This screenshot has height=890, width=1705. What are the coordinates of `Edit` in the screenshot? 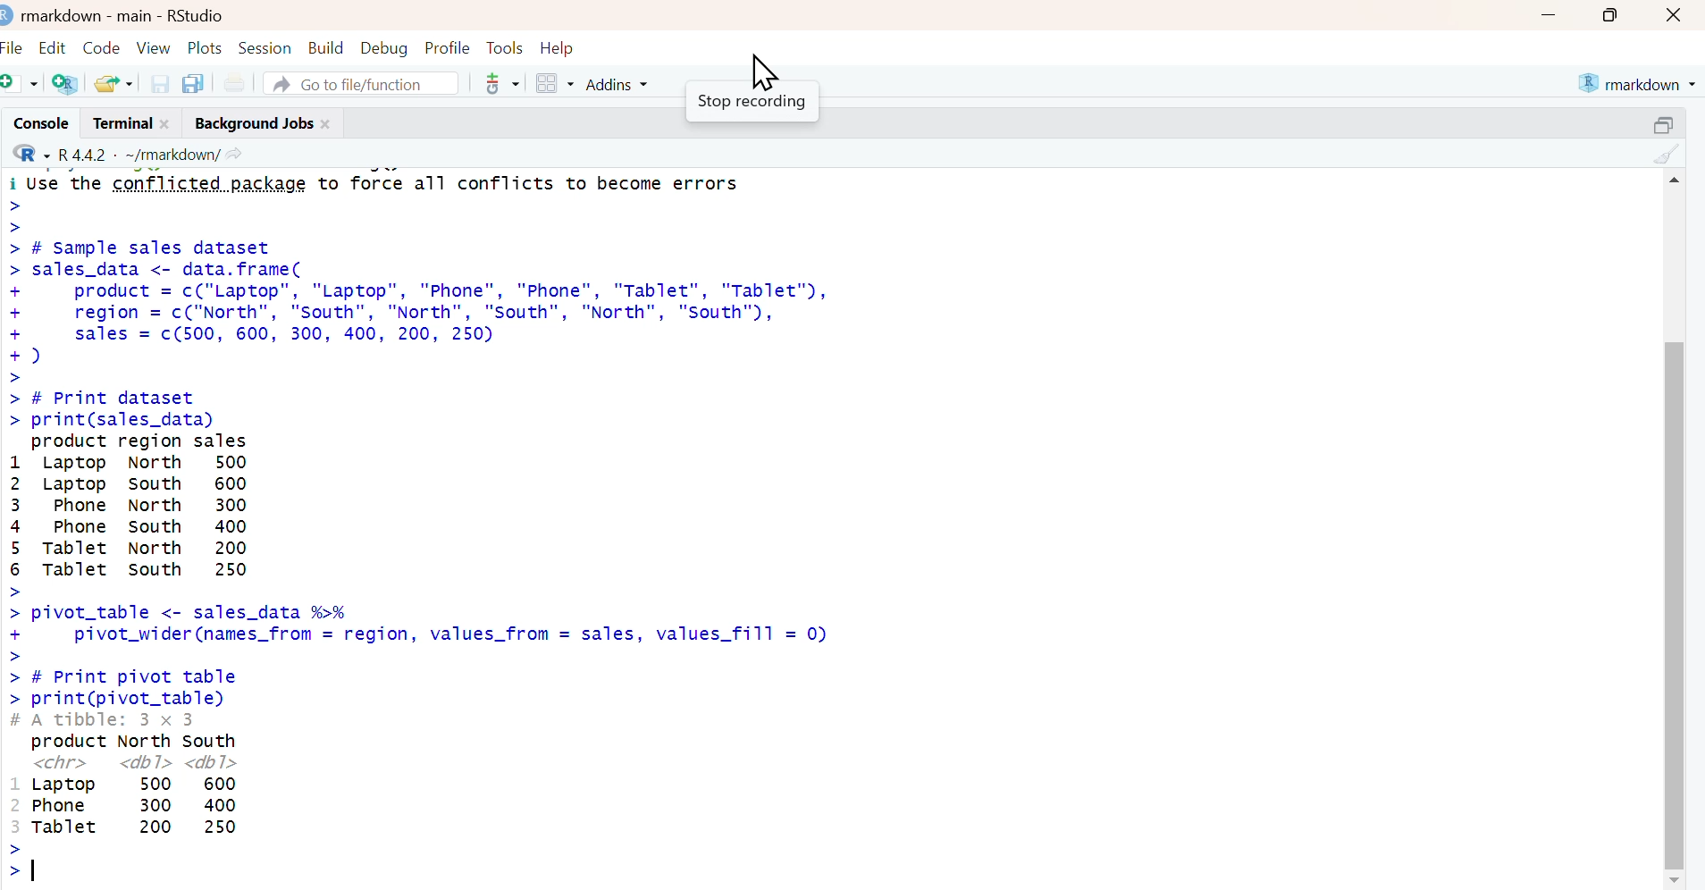 It's located at (54, 44).